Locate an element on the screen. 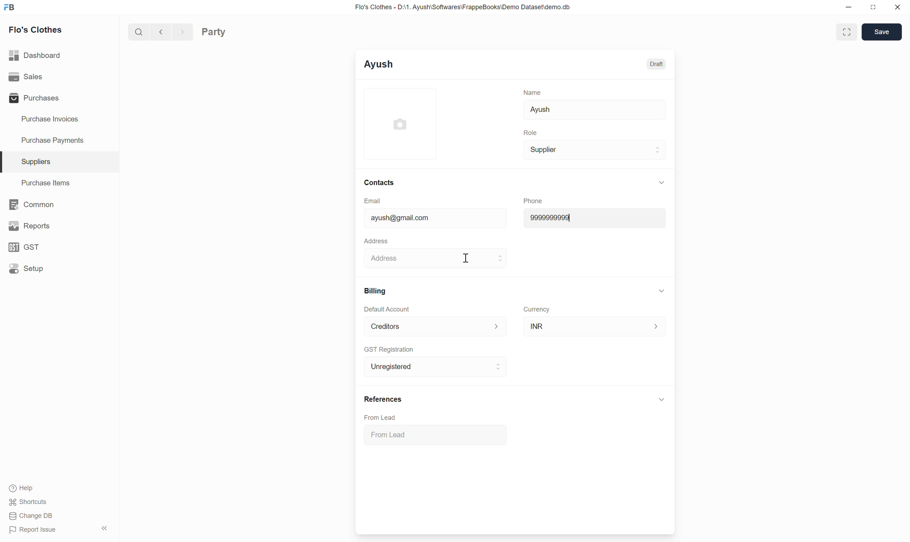 This screenshot has width=910, height=542. Phone is located at coordinates (533, 201).